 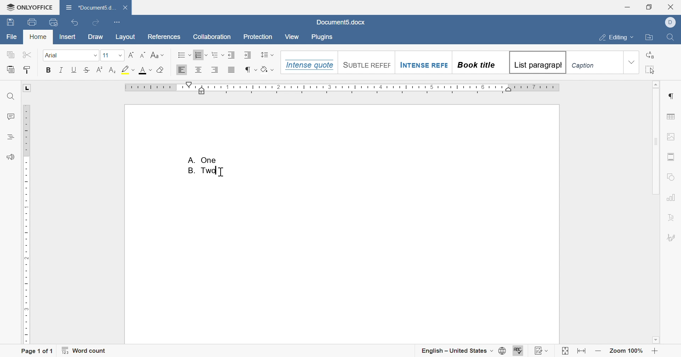 I want to click on font size, so click(x=105, y=55).